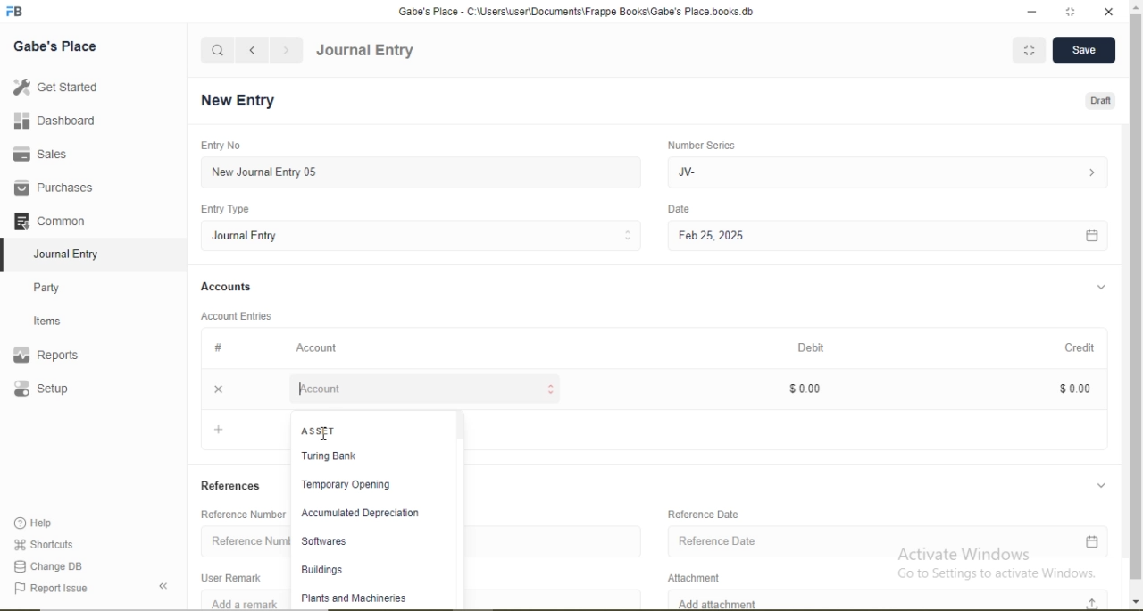 The image size is (1143, 611). What do you see at coordinates (1088, 51) in the screenshot?
I see `Save` at bounding box center [1088, 51].